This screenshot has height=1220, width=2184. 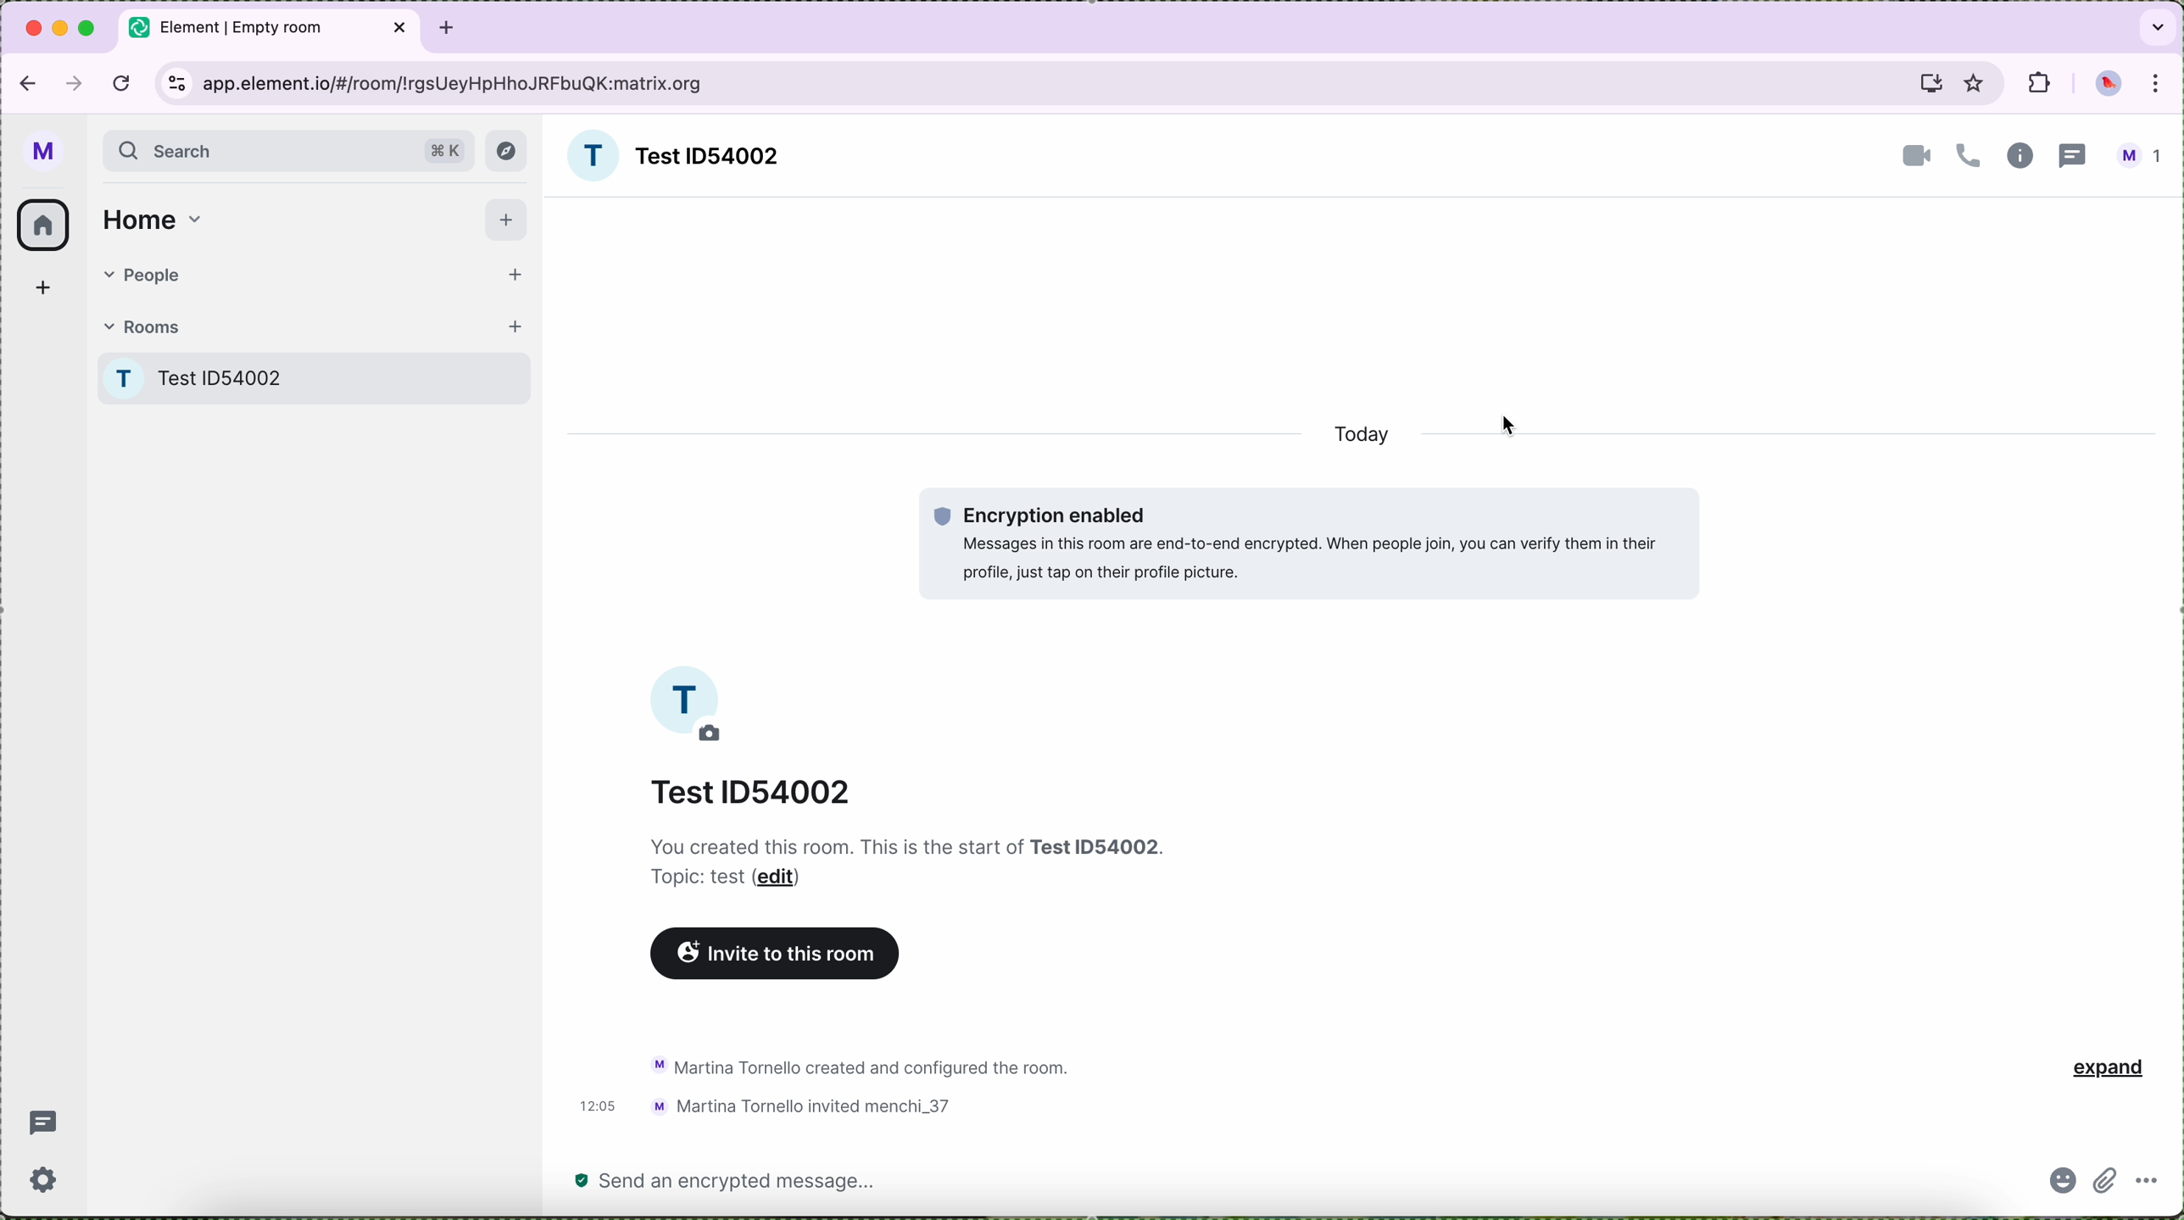 I want to click on tab, so click(x=448, y=25).